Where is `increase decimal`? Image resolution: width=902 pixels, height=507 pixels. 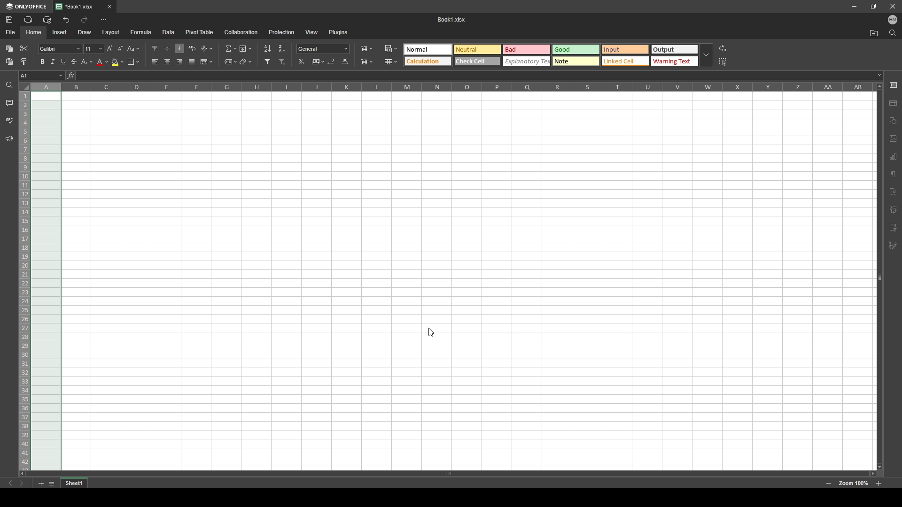
increase decimal is located at coordinates (345, 61).